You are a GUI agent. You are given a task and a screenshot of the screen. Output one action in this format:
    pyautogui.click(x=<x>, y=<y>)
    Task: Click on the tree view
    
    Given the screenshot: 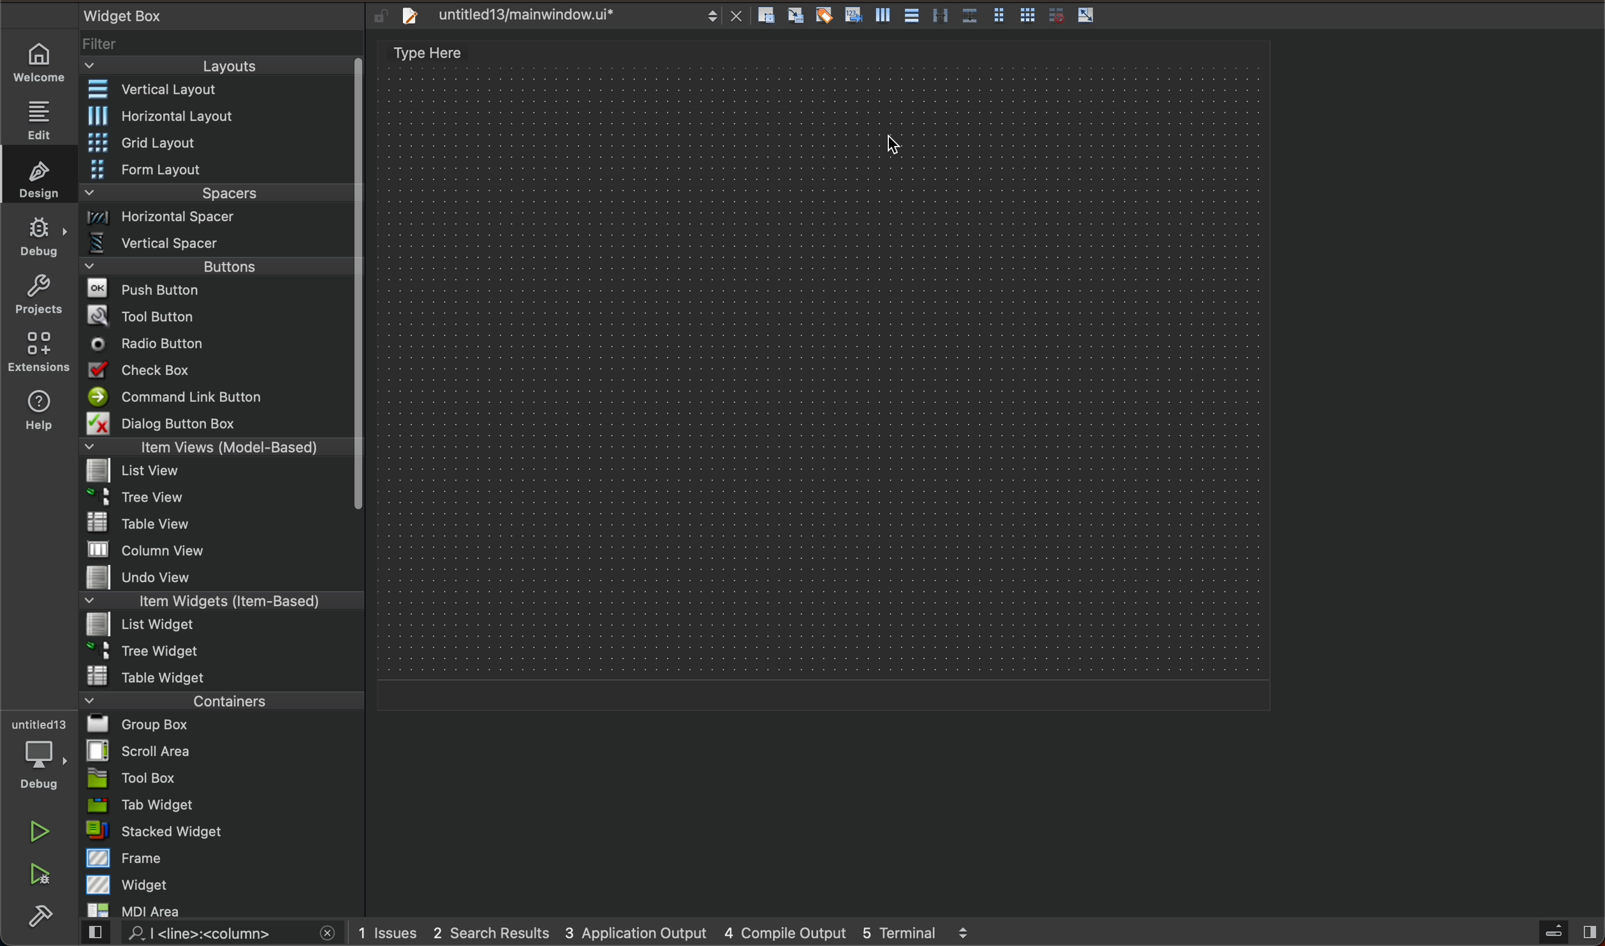 What is the action you would take?
    pyautogui.click(x=219, y=498)
    